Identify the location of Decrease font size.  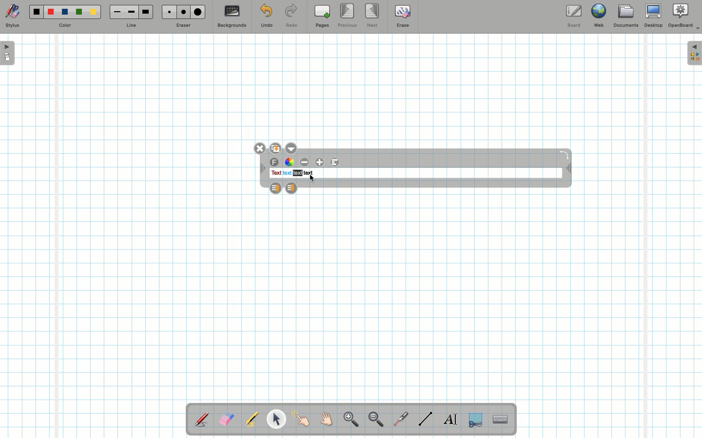
(305, 162).